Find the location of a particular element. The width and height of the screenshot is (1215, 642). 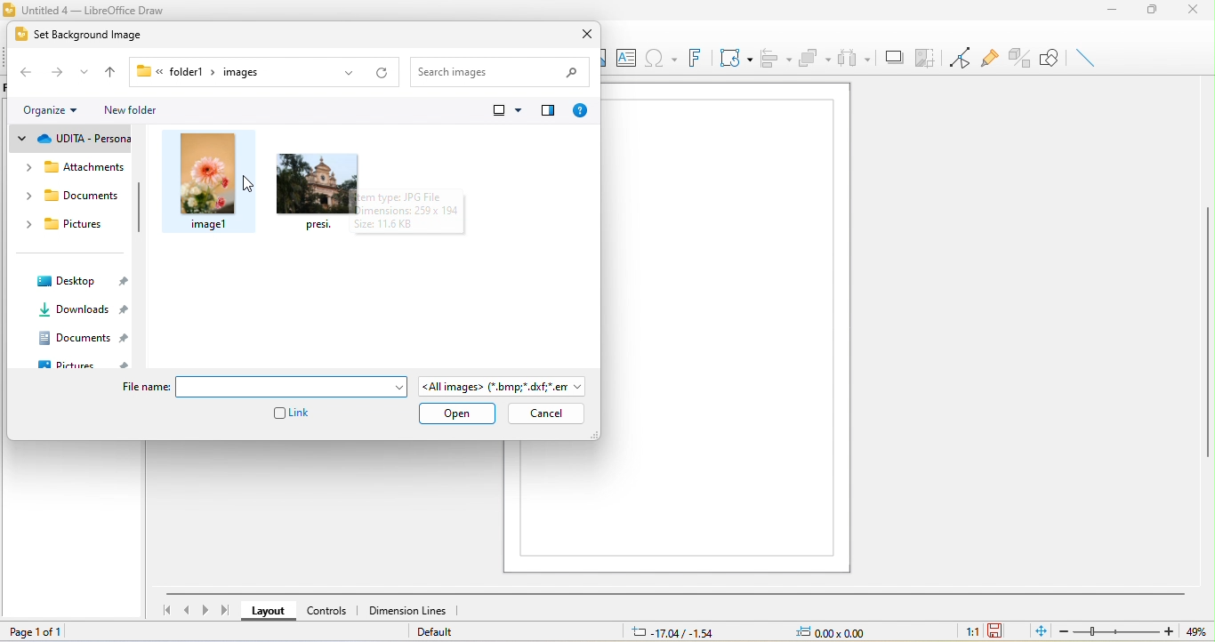

align object is located at coordinates (778, 58).